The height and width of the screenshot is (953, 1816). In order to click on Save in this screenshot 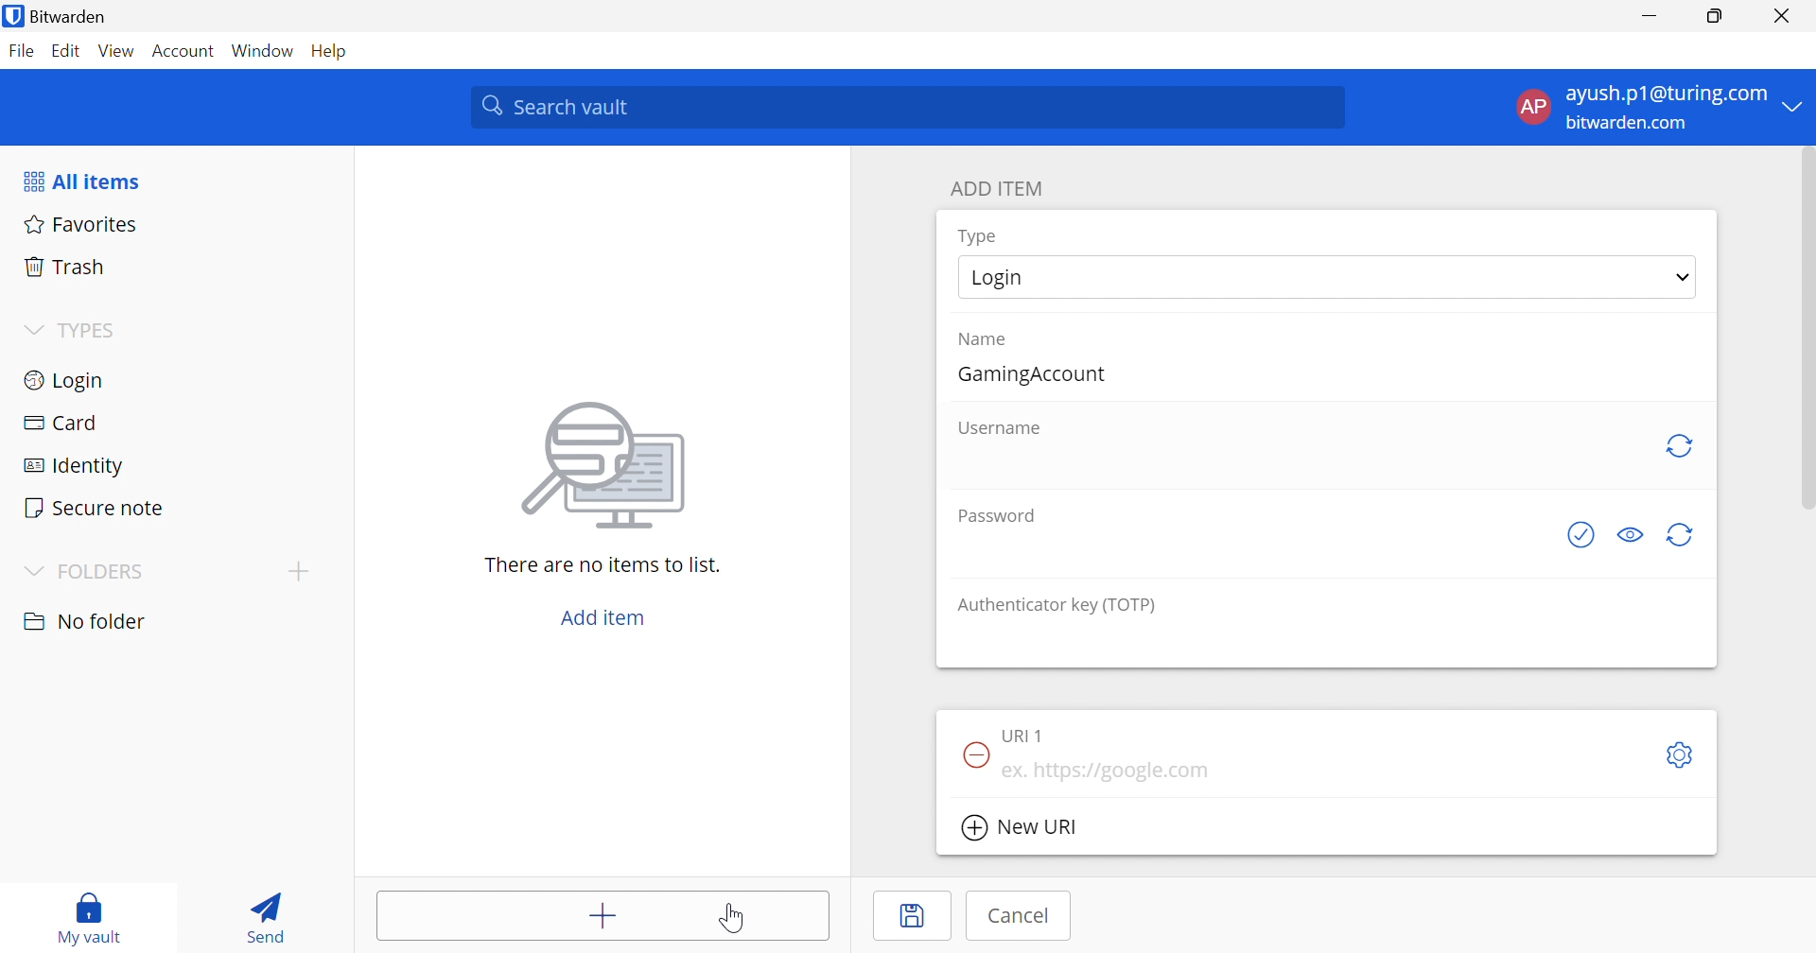, I will do `click(915, 916)`.